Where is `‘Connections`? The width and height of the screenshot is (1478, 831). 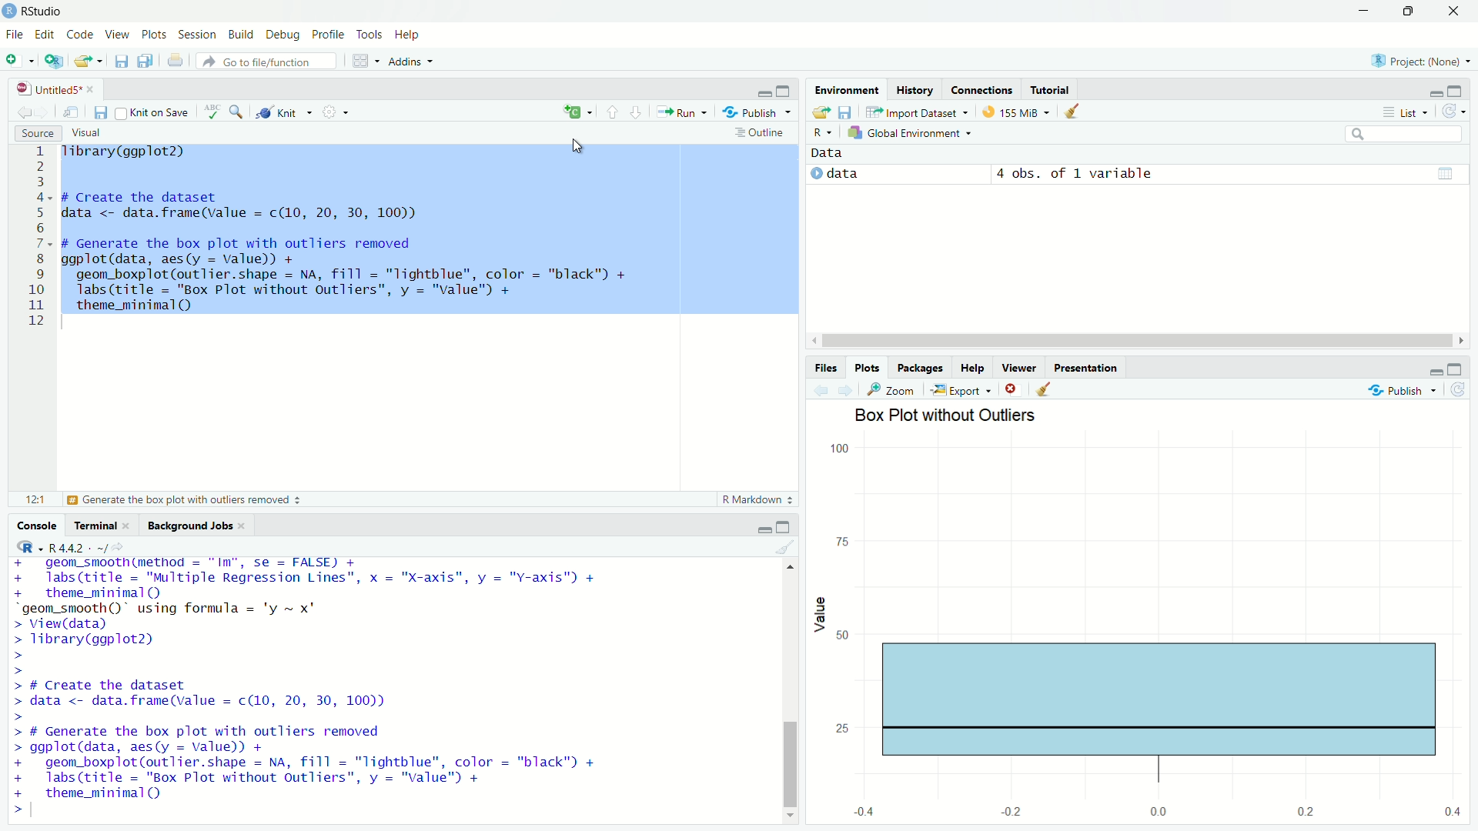
‘Connections is located at coordinates (981, 89).